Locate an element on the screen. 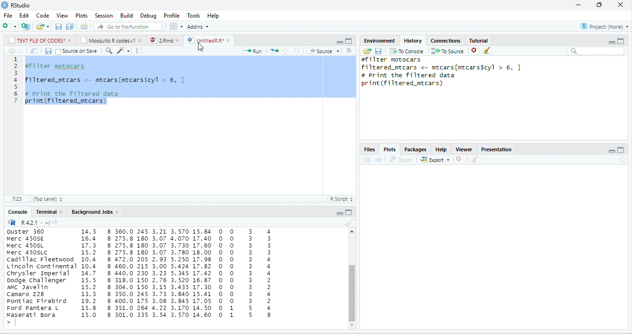 The width and height of the screenshot is (632, 334). Help is located at coordinates (213, 16).